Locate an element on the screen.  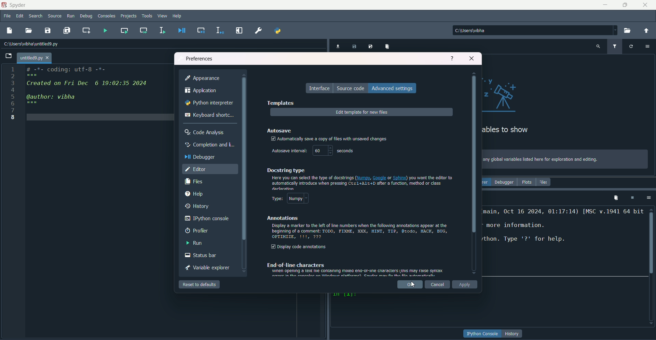
tools is located at coordinates (149, 17).